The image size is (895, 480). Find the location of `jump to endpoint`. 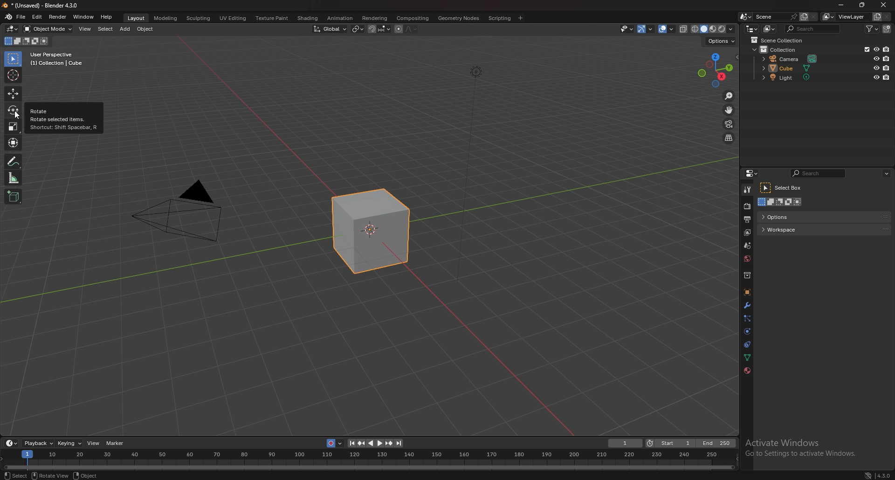

jump to endpoint is located at coordinates (399, 443).